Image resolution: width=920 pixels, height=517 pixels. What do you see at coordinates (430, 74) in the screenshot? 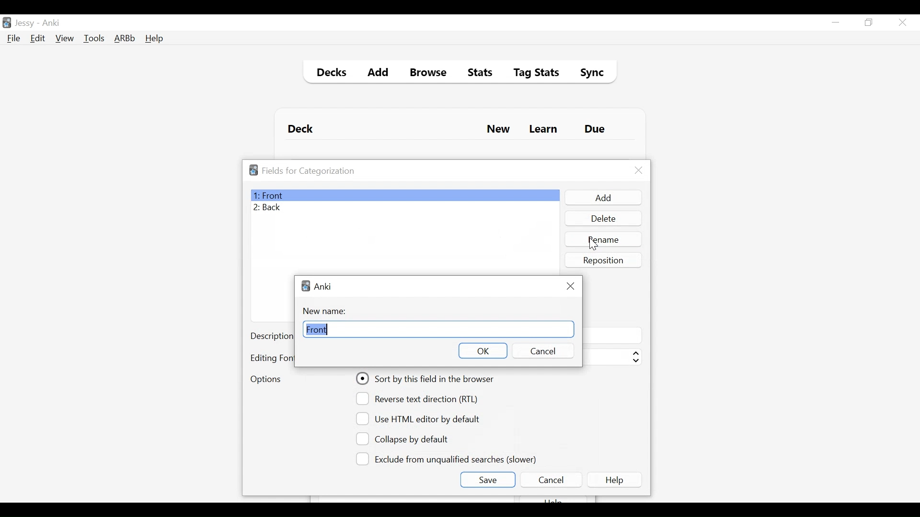
I see `Browse` at bounding box center [430, 74].